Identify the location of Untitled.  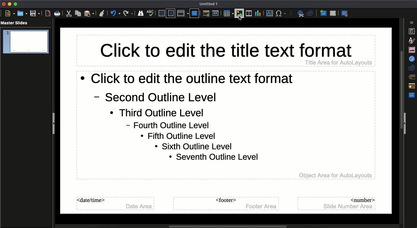
(209, 4).